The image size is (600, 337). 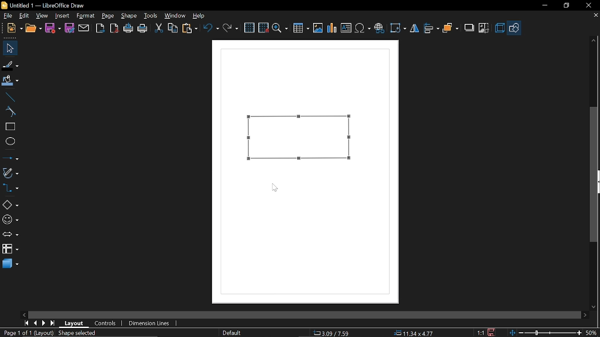 What do you see at coordinates (10, 234) in the screenshot?
I see `arrows` at bounding box center [10, 234].